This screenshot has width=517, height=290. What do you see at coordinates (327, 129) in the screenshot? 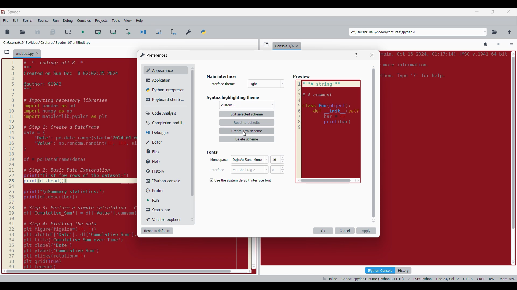
I see `Preview pane` at bounding box center [327, 129].